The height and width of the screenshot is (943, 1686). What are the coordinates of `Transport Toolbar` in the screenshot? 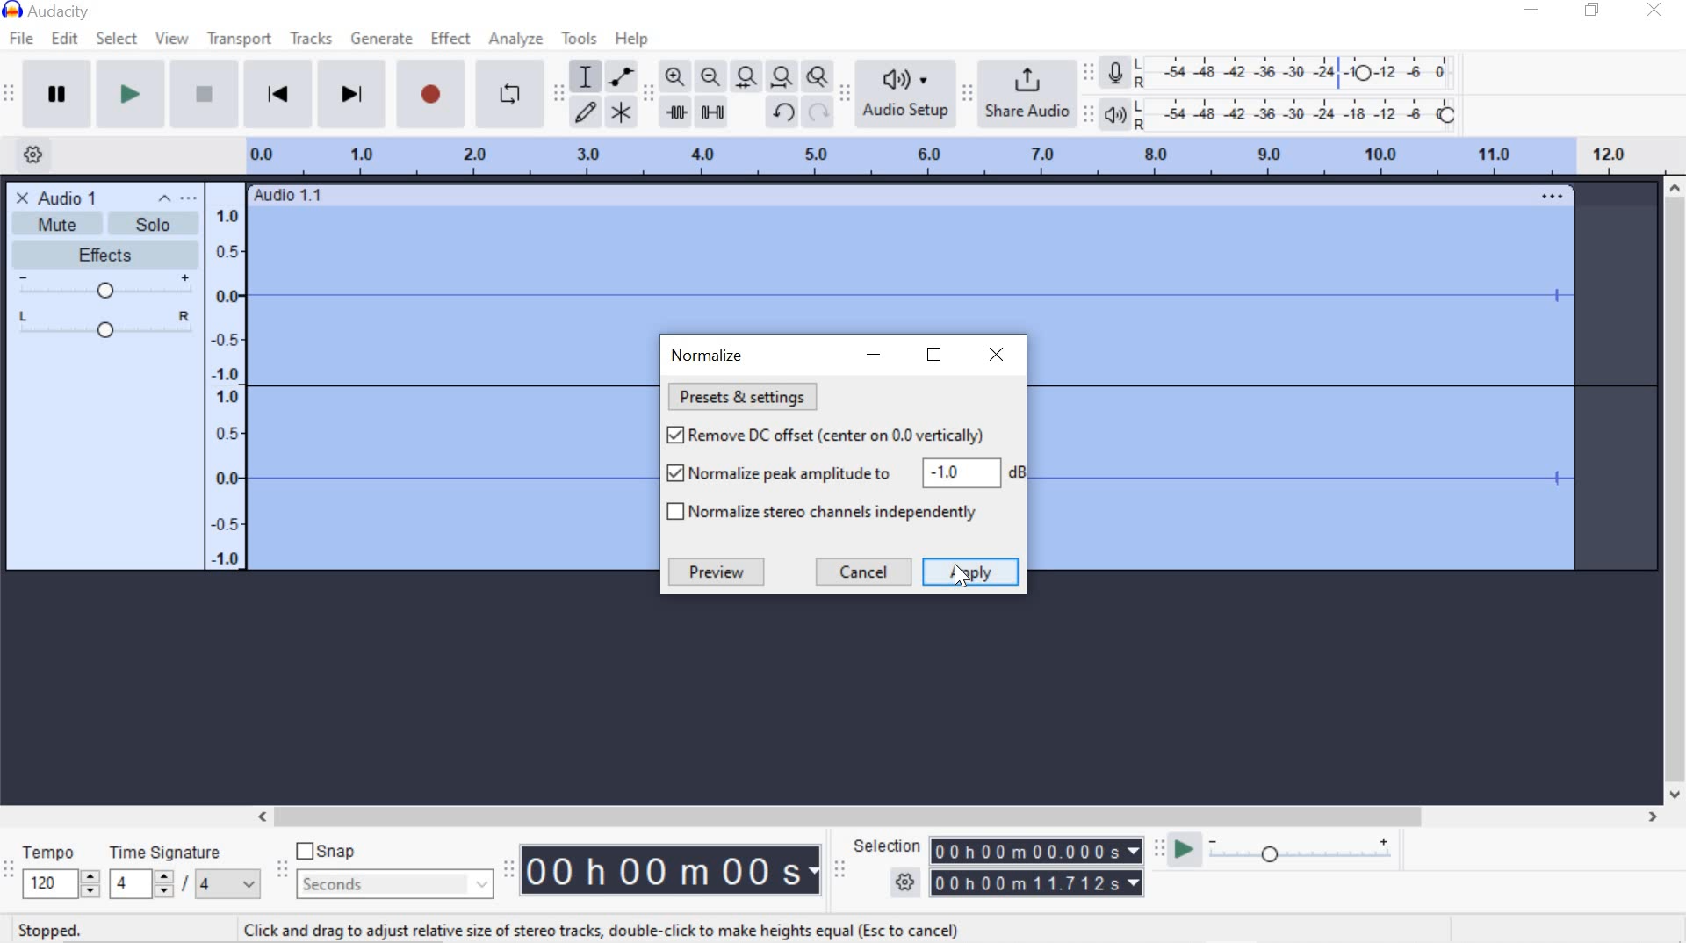 It's located at (11, 95).